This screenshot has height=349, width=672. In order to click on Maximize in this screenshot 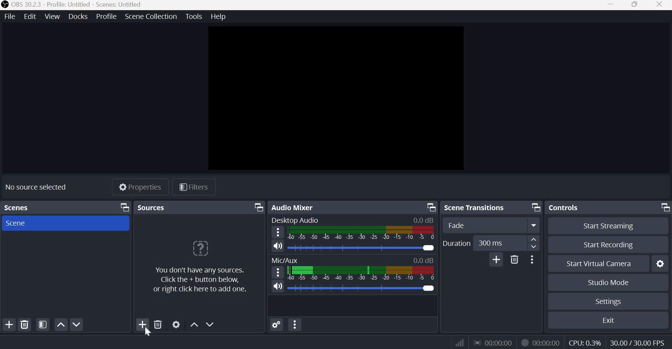, I will do `click(635, 5)`.